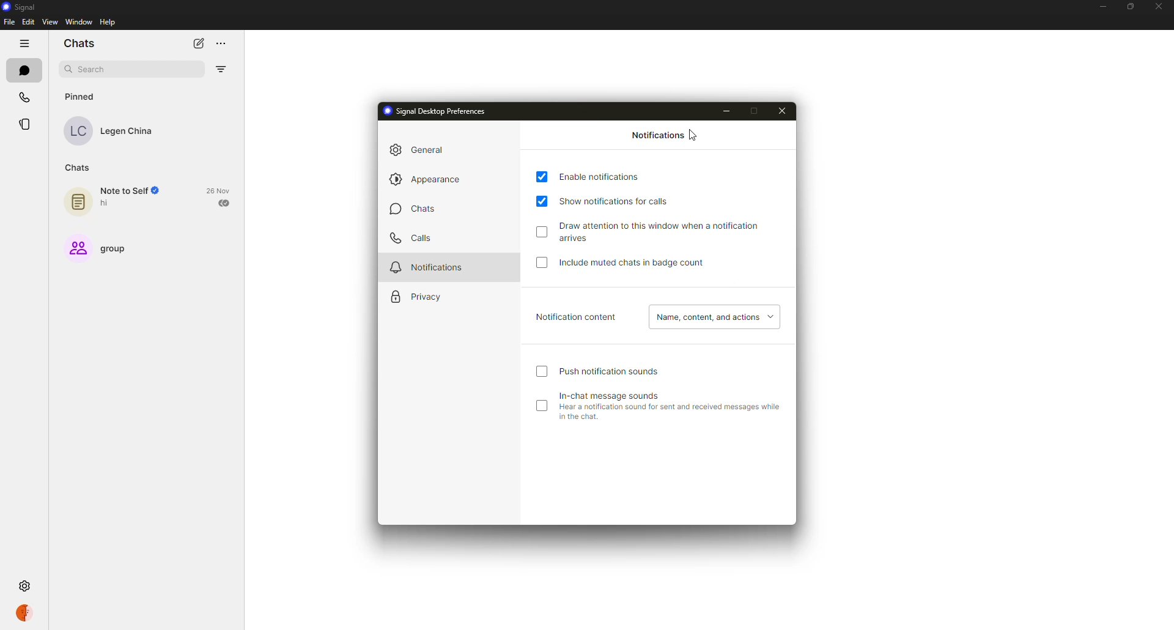 The width and height of the screenshot is (1174, 630). Describe the element at coordinates (540, 407) in the screenshot. I see `disabled` at that location.